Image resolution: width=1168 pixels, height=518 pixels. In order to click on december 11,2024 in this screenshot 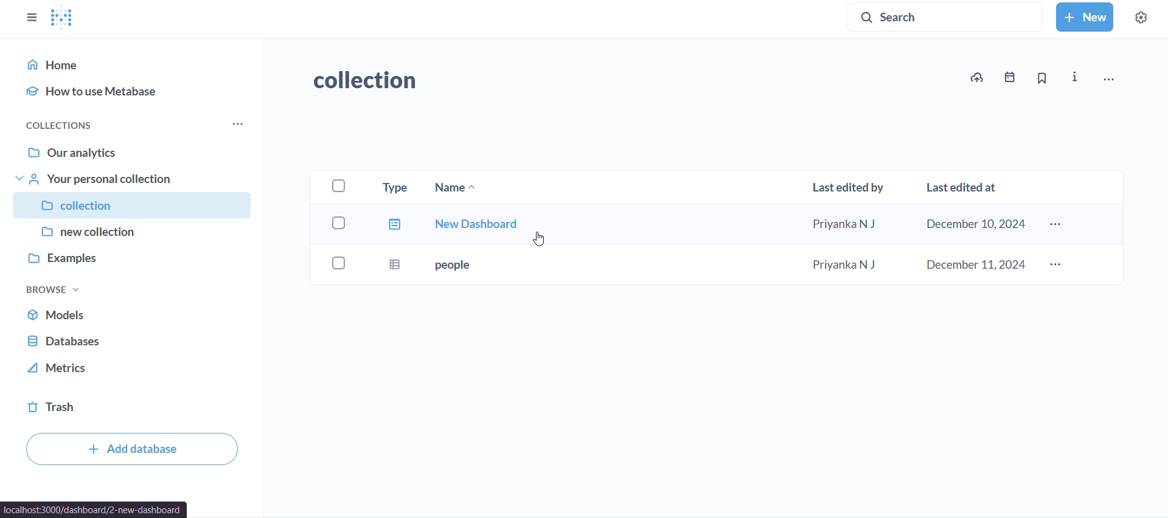, I will do `click(975, 264)`.